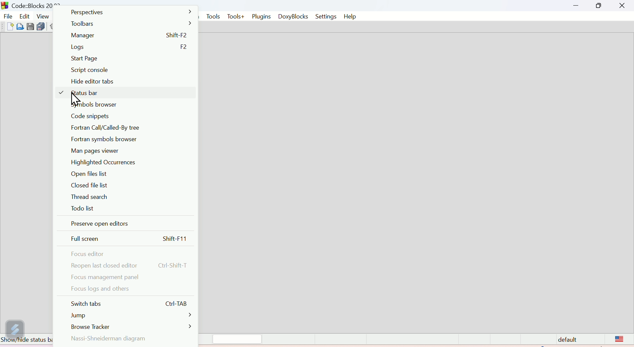 The image size is (634, 347). What do you see at coordinates (598, 7) in the screenshot?
I see `Maximise` at bounding box center [598, 7].